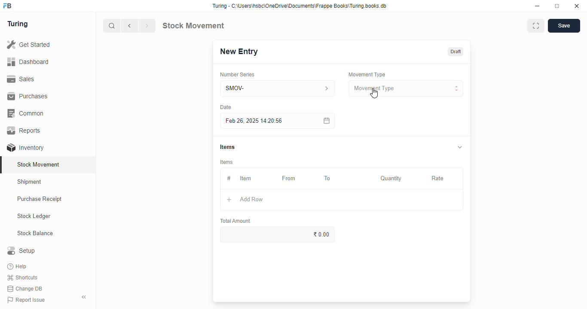  Describe the element at coordinates (130, 26) in the screenshot. I see `previous` at that location.